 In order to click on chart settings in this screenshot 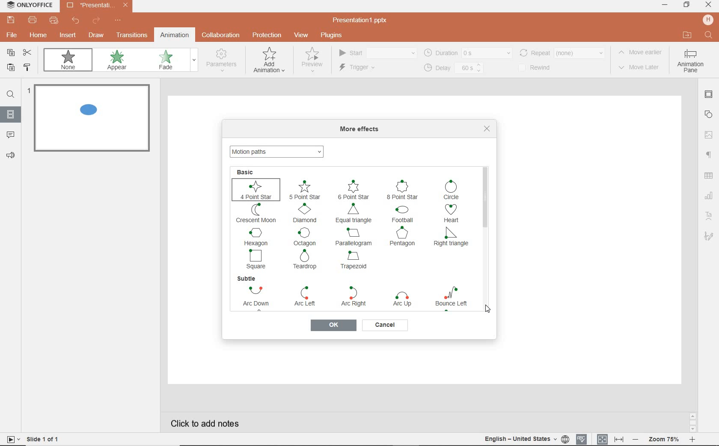, I will do `click(709, 196)`.